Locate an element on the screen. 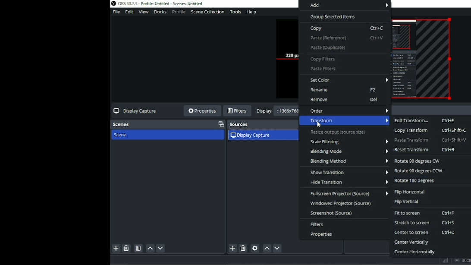 This screenshot has height=265, width=471. Blending mode is located at coordinates (348, 151).